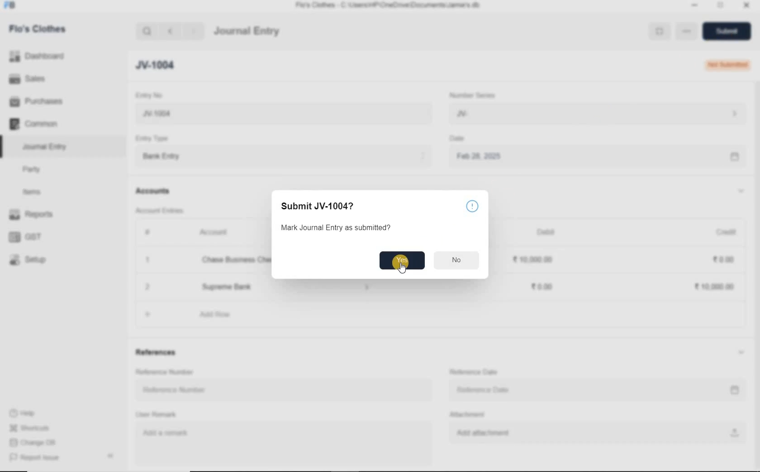 Image resolution: width=760 pixels, height=472 pixels. Describe the element at coordinates (403, 269) in the screenshot. I see `cursor` at that location.